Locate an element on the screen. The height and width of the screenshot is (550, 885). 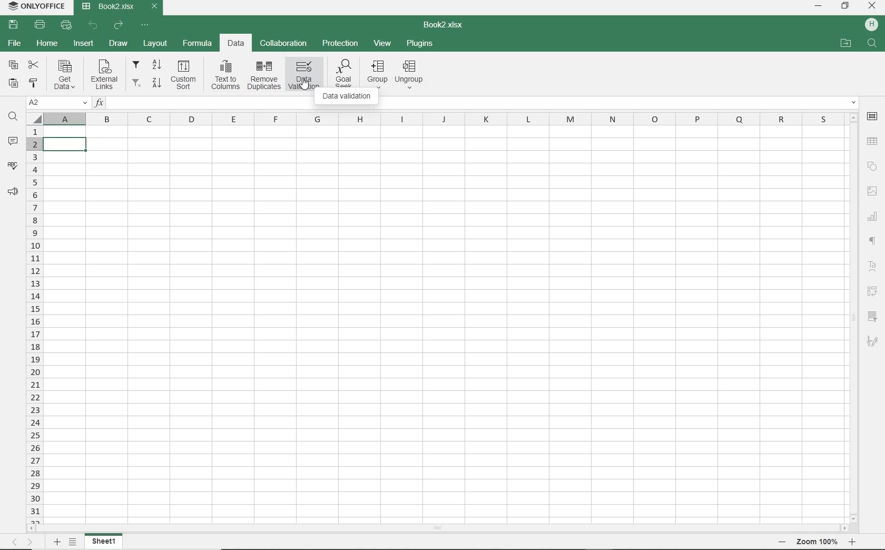
INSERT FUNCTION is located at coordinates (200, 102).